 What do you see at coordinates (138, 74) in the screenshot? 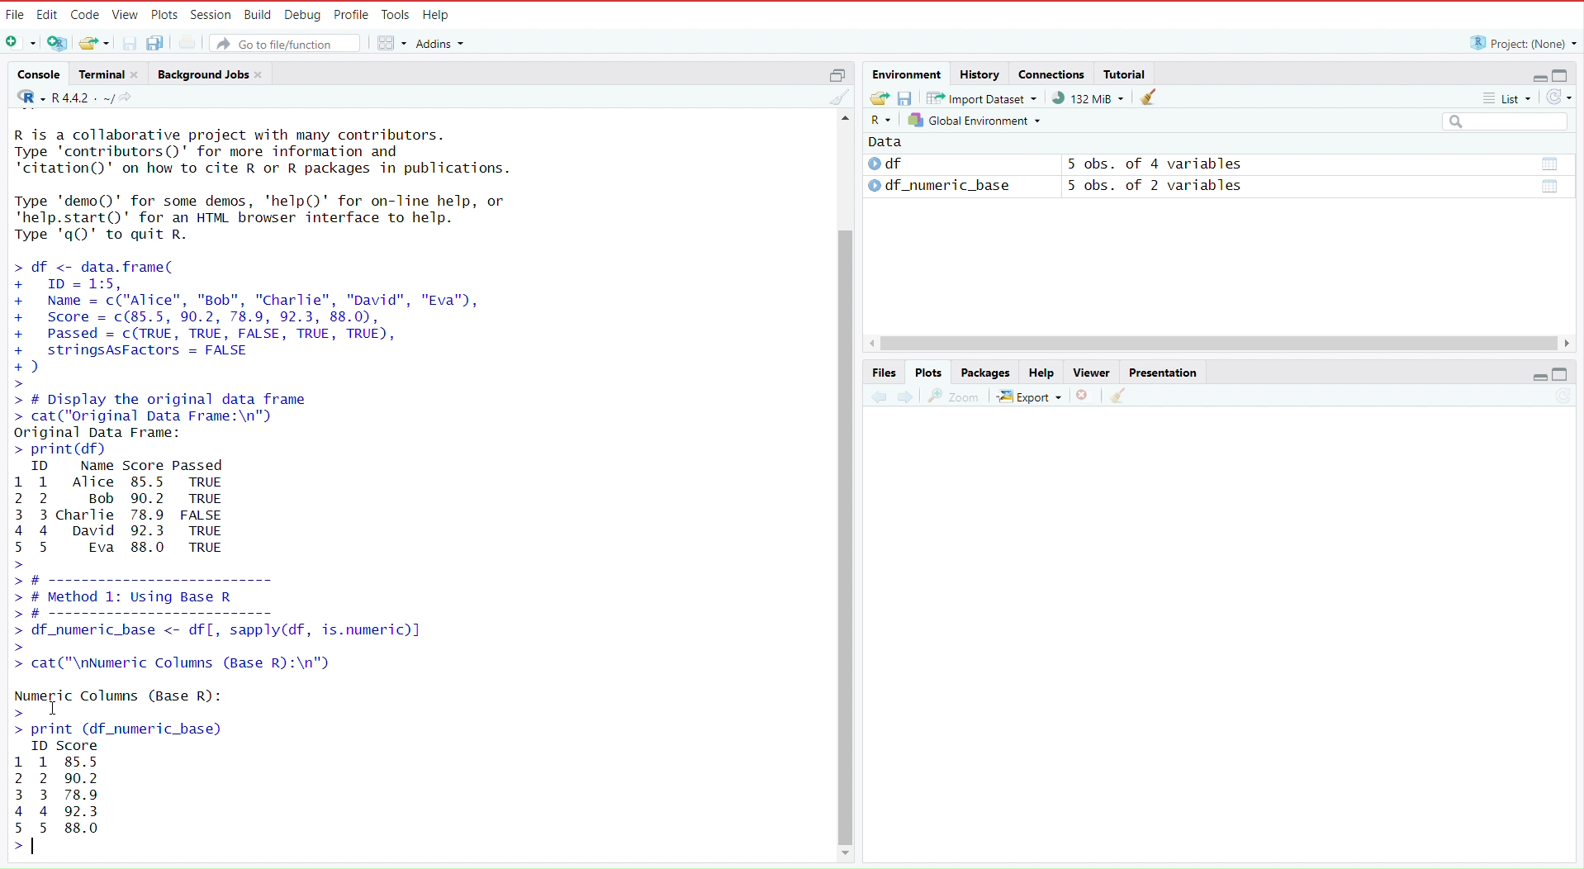
I see `close` at bounding box center [138, 74].